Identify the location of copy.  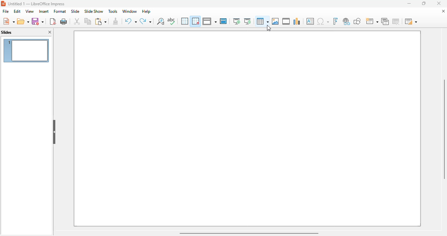
(88, 21).